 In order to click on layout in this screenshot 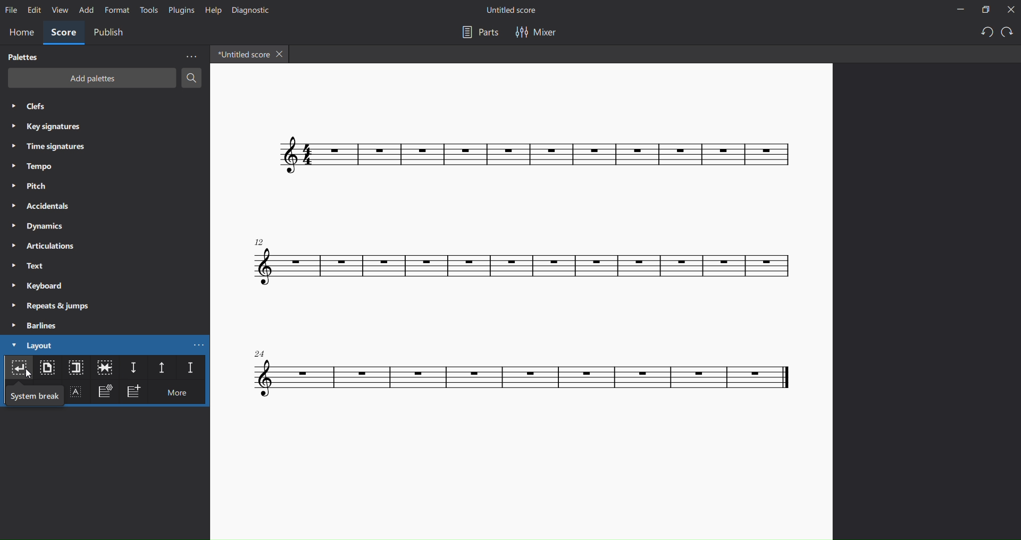, I will do `click(31, 345)`.